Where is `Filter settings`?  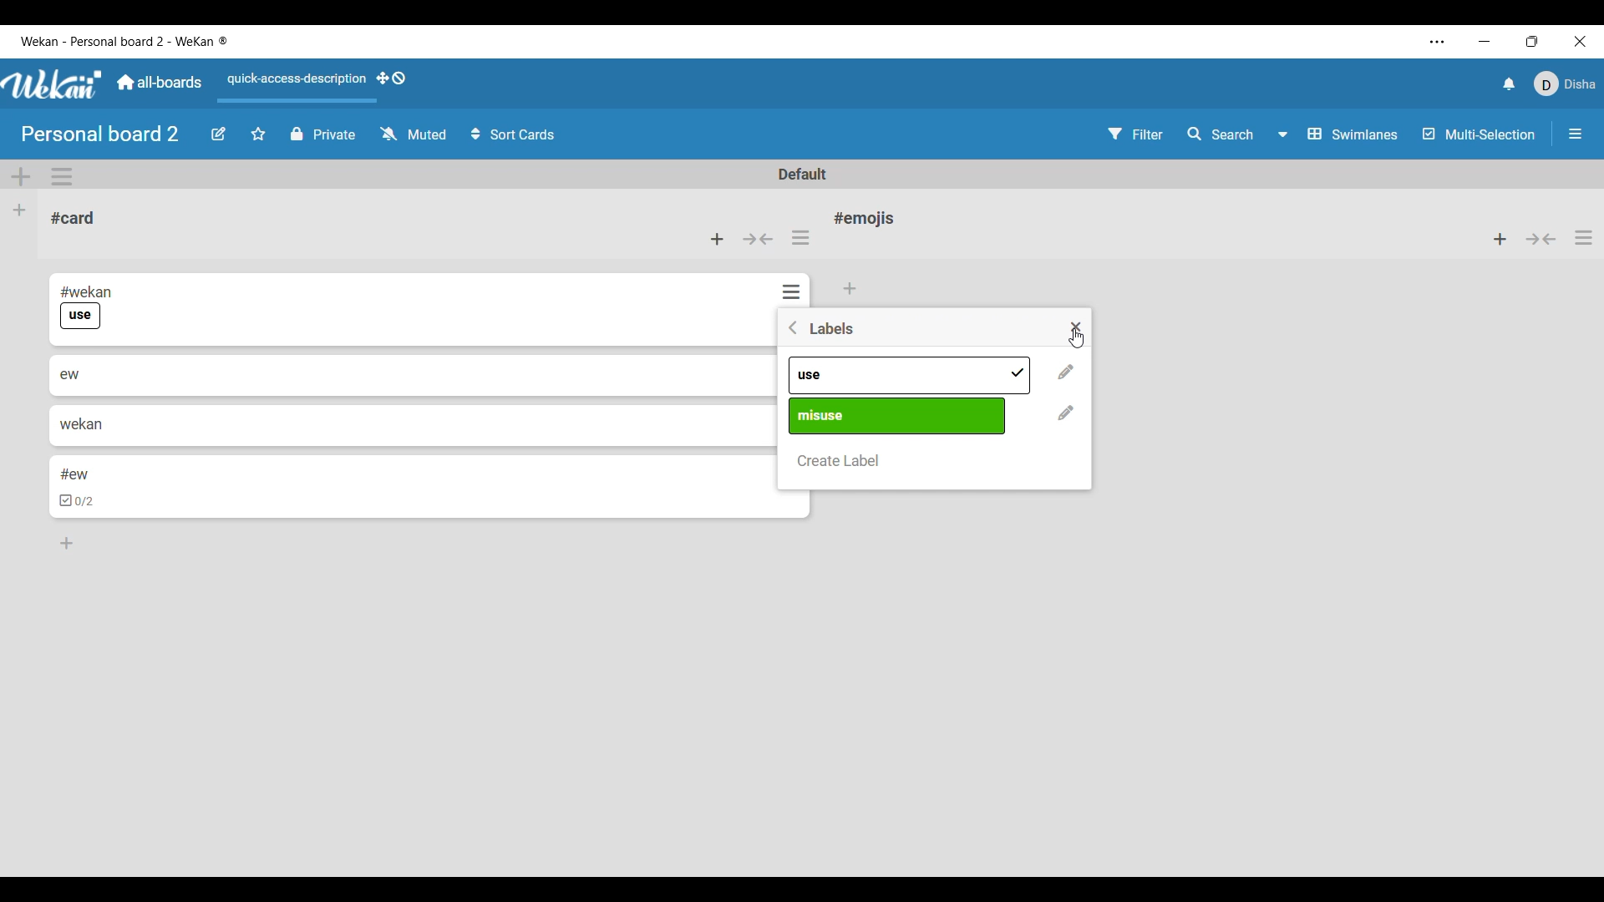
Filter settings is located at coordinates (1135, 134).